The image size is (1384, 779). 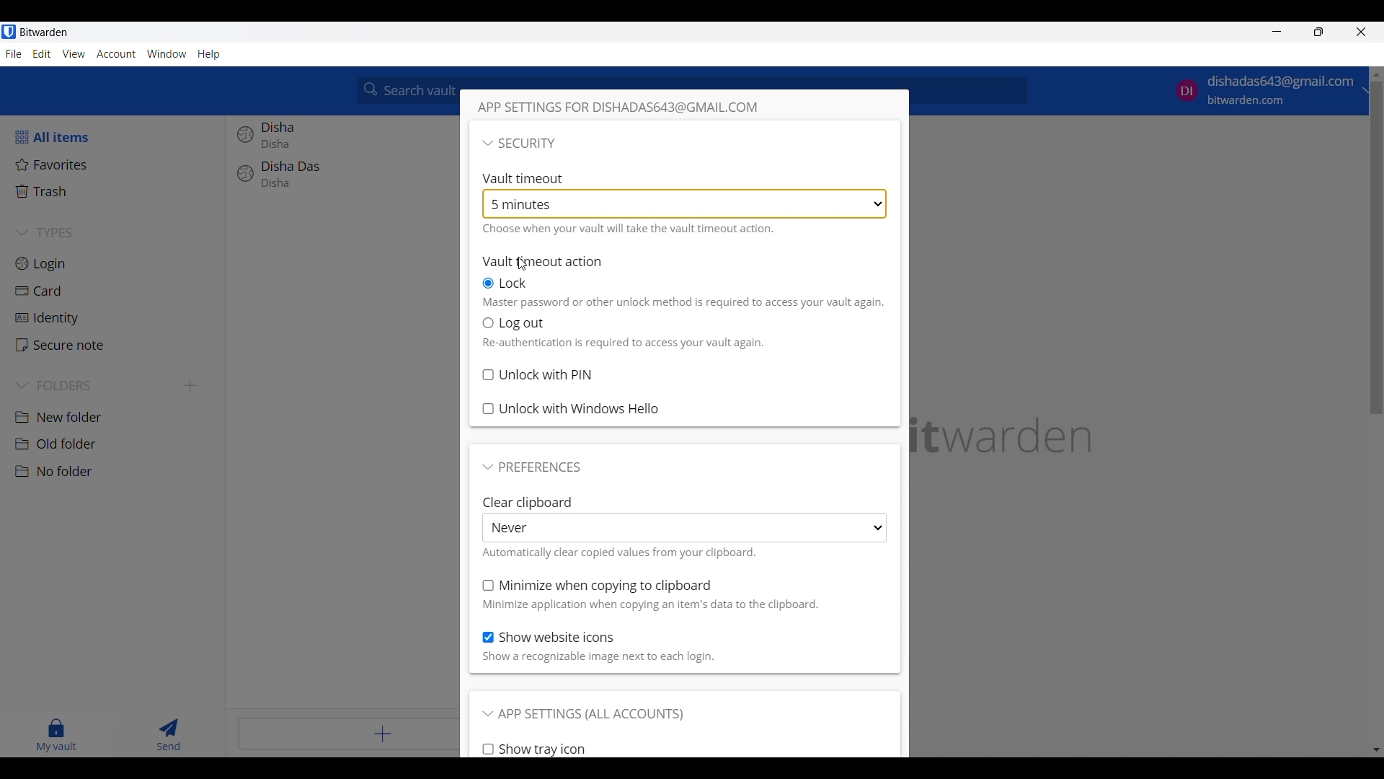 What do you see at coordinates (1267, 91) in the screenshot?
I see ` account options` at bounding box center [1267, 91].